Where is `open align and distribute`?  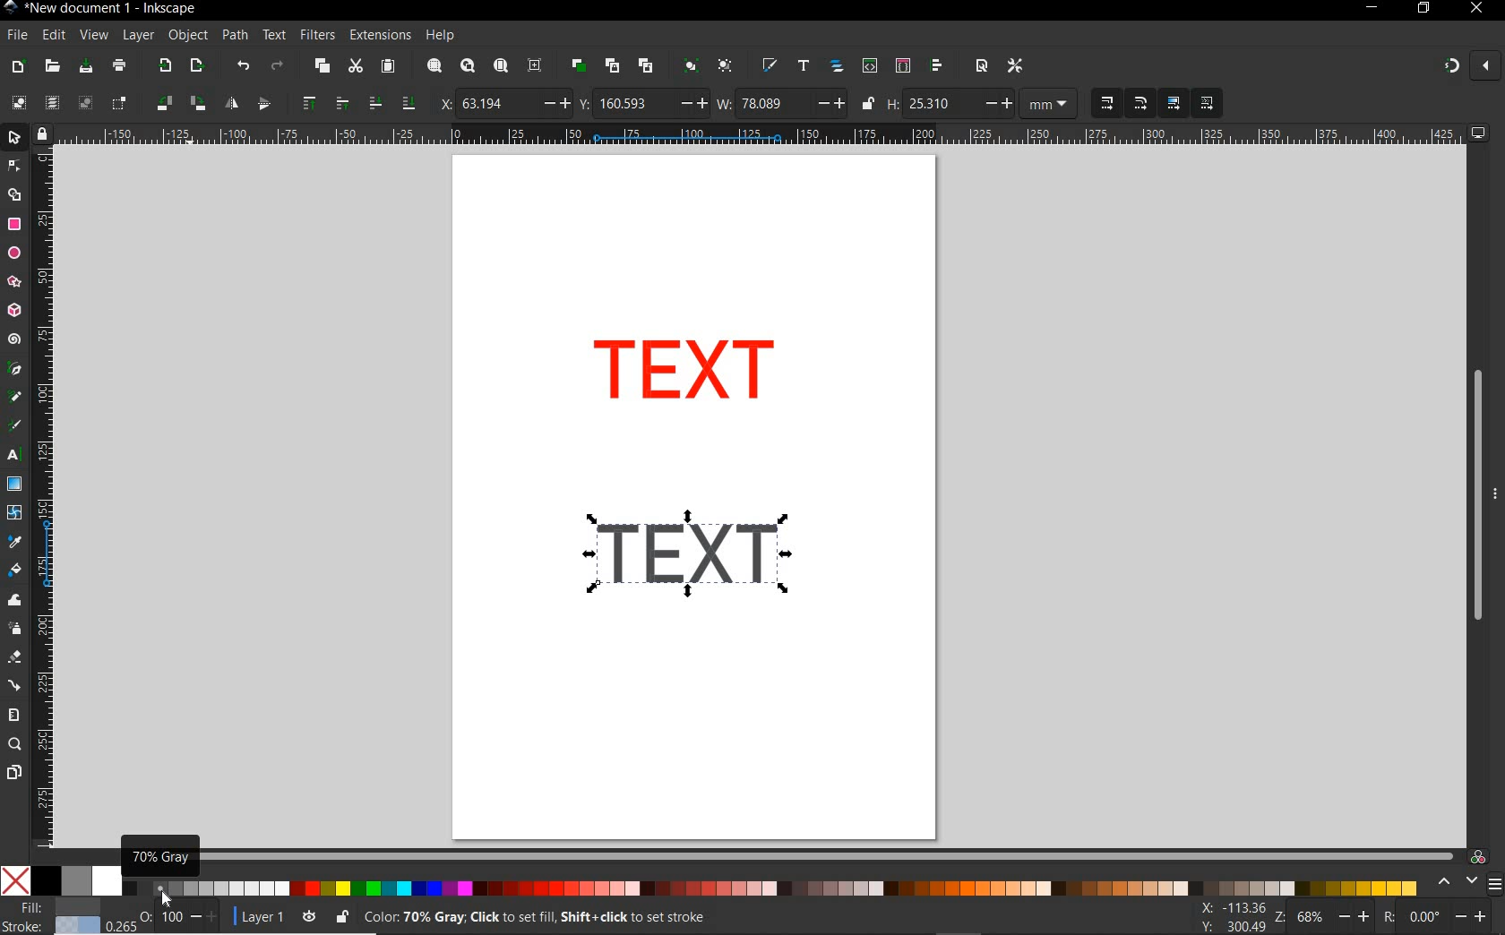 open align and distribute is located at coordinates (938, 66).